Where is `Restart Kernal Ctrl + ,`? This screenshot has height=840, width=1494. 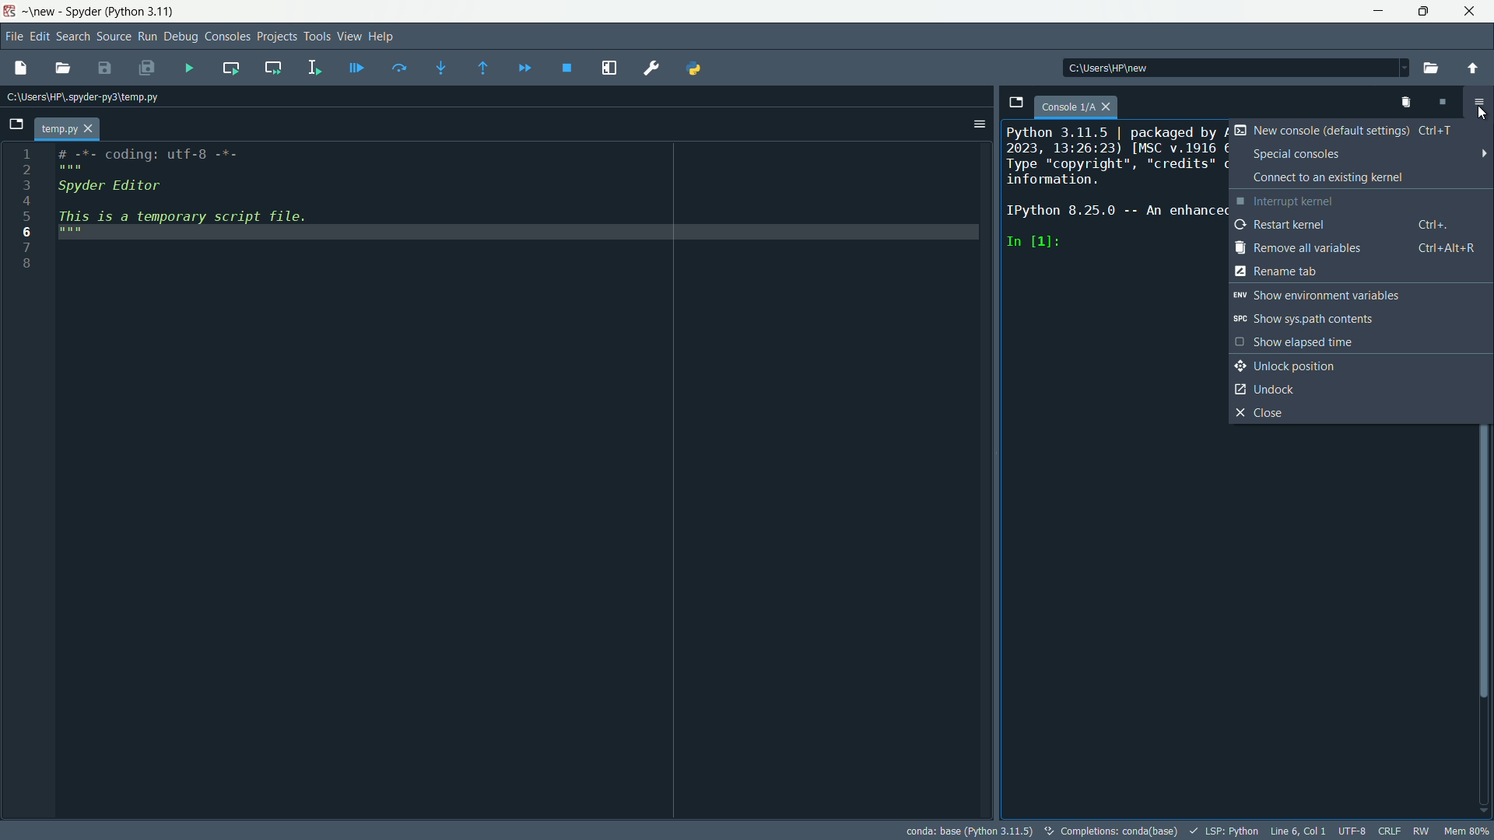
Restart Kernal Ctrl + , is located at coordinates (1350, 225).